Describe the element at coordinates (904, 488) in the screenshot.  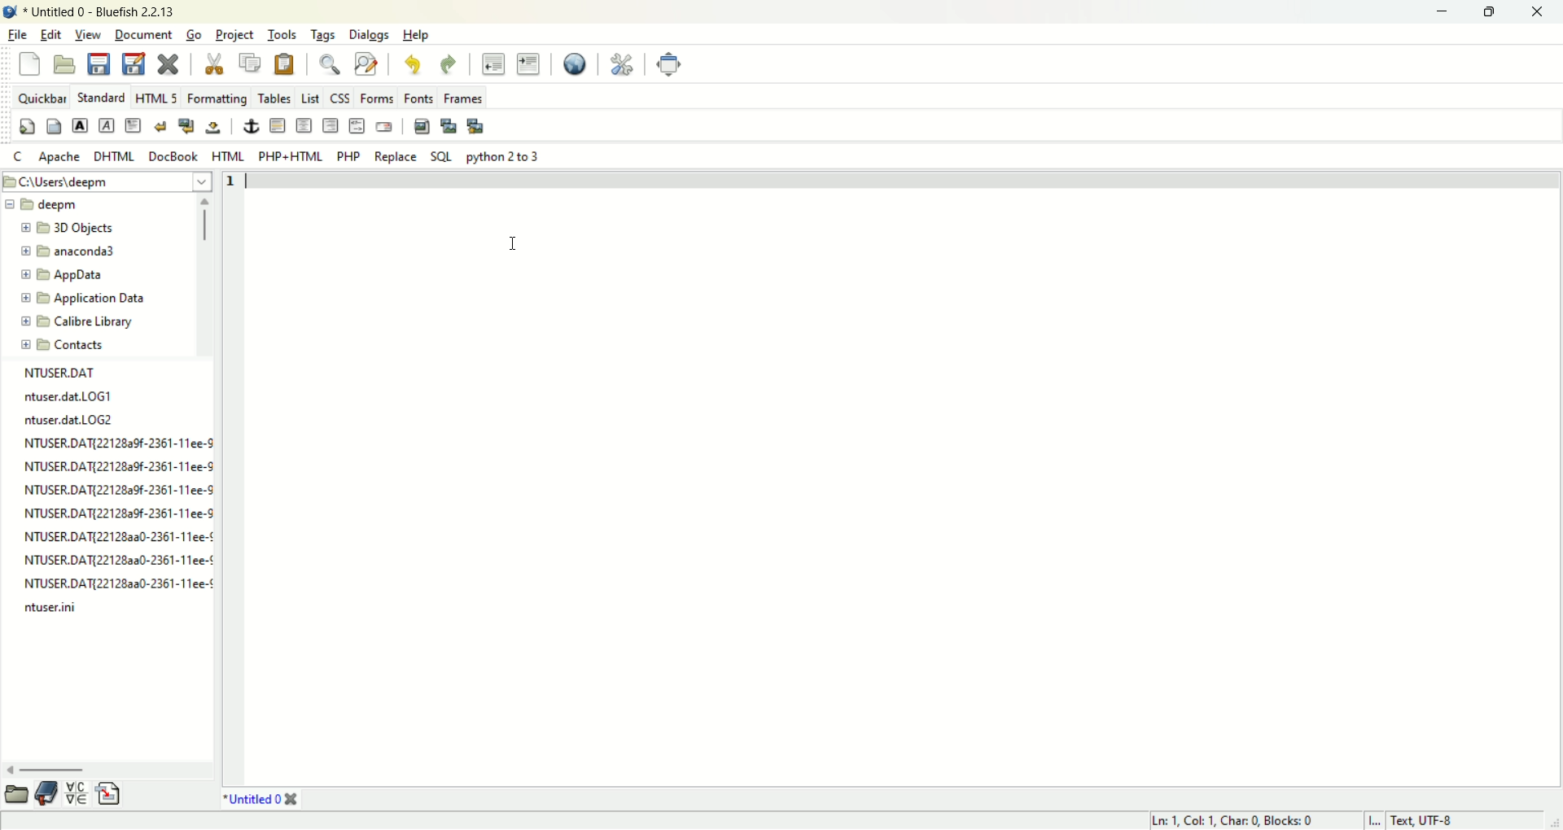
I see `workspace` at that location.